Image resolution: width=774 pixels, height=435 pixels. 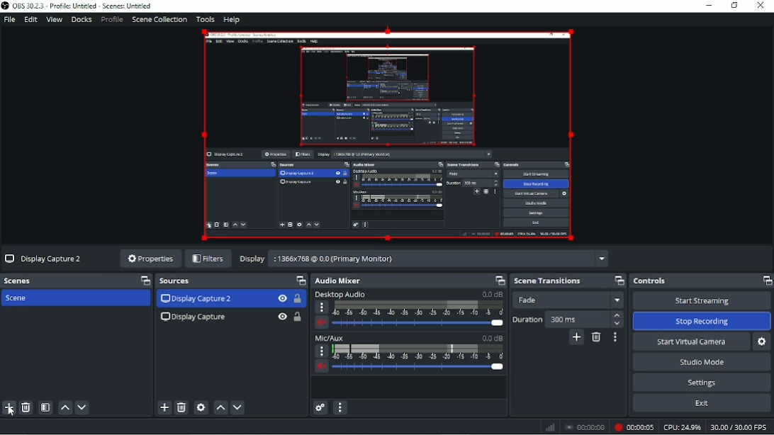 I want to click on Move scene down, so click(x=82, y=407).